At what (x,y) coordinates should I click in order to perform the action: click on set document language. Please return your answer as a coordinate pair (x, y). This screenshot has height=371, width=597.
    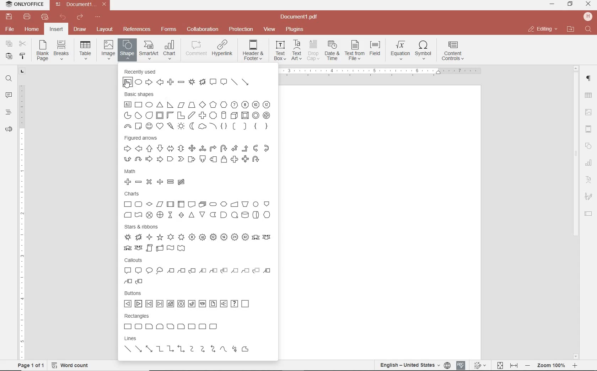
    Looking at the image, I should click on (414, 365).